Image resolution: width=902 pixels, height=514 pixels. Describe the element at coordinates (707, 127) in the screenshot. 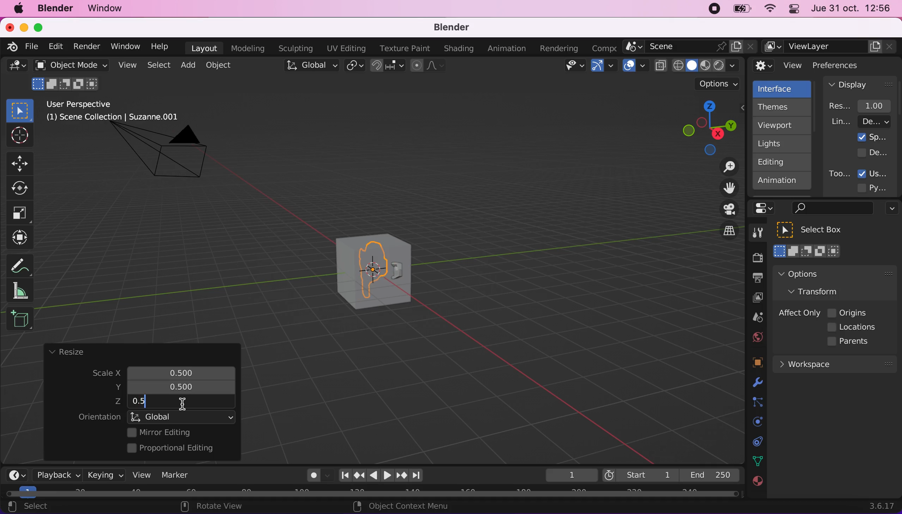

I see `click, shortcut, drag` at that location.